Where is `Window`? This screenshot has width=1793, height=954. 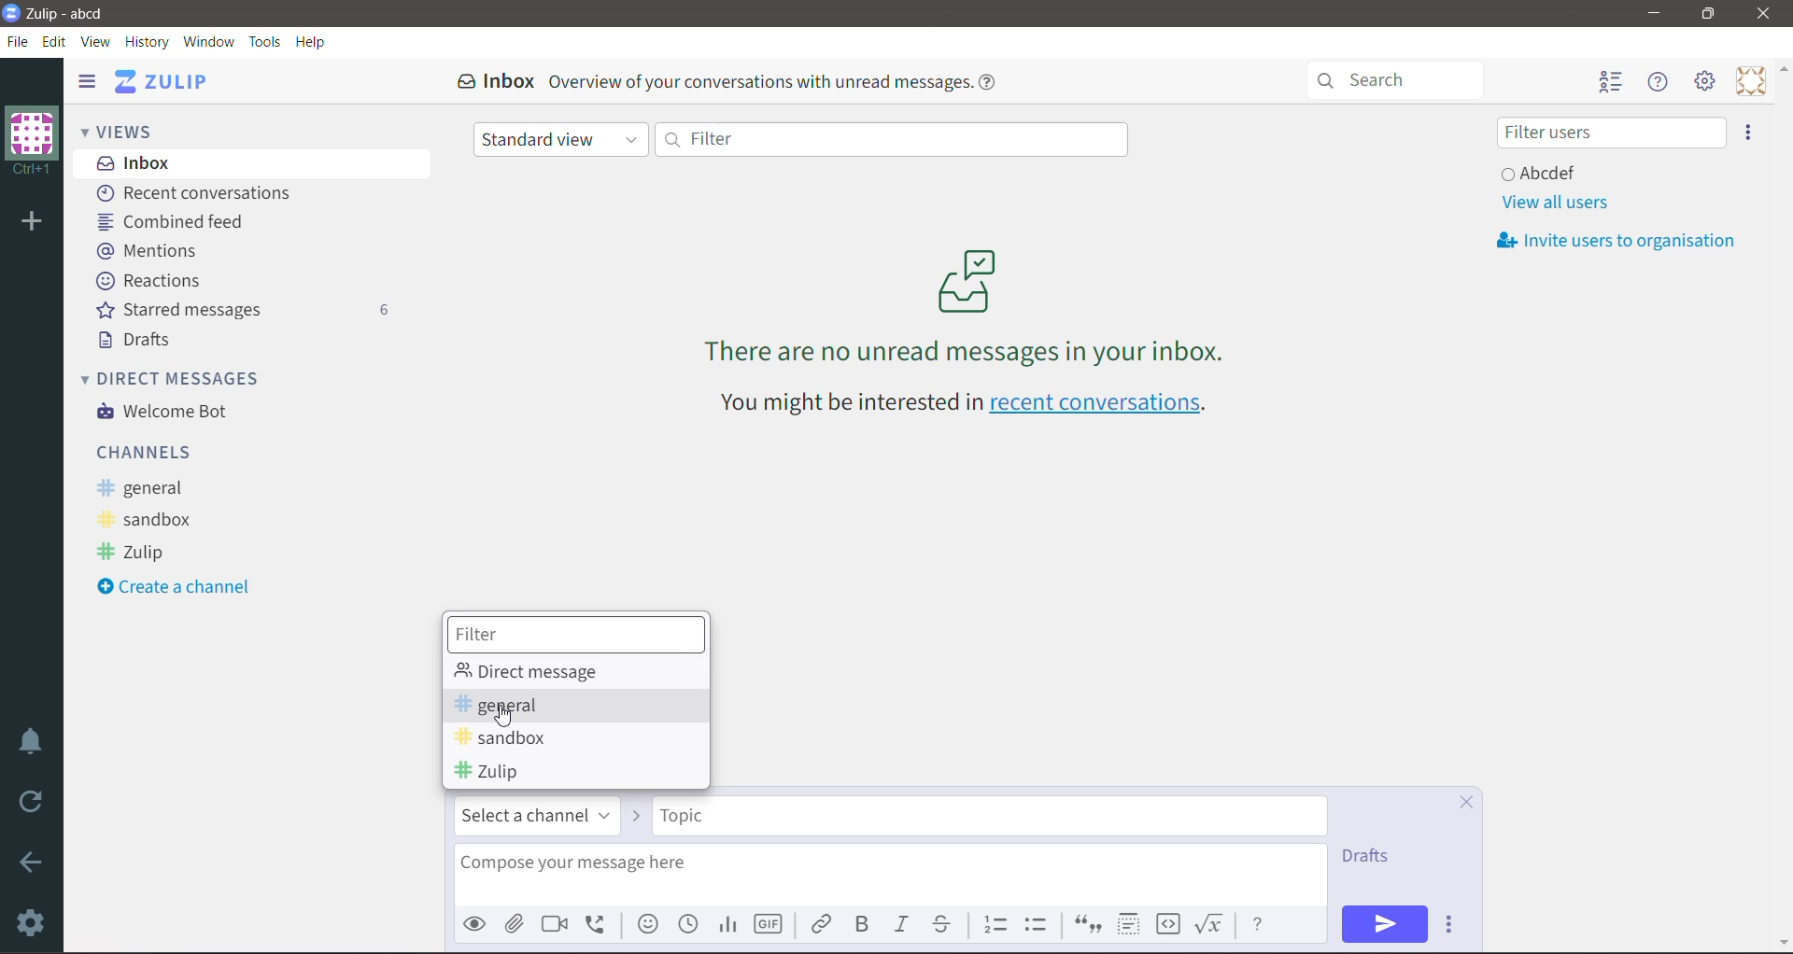 Window is located at coordinates (208, 41).